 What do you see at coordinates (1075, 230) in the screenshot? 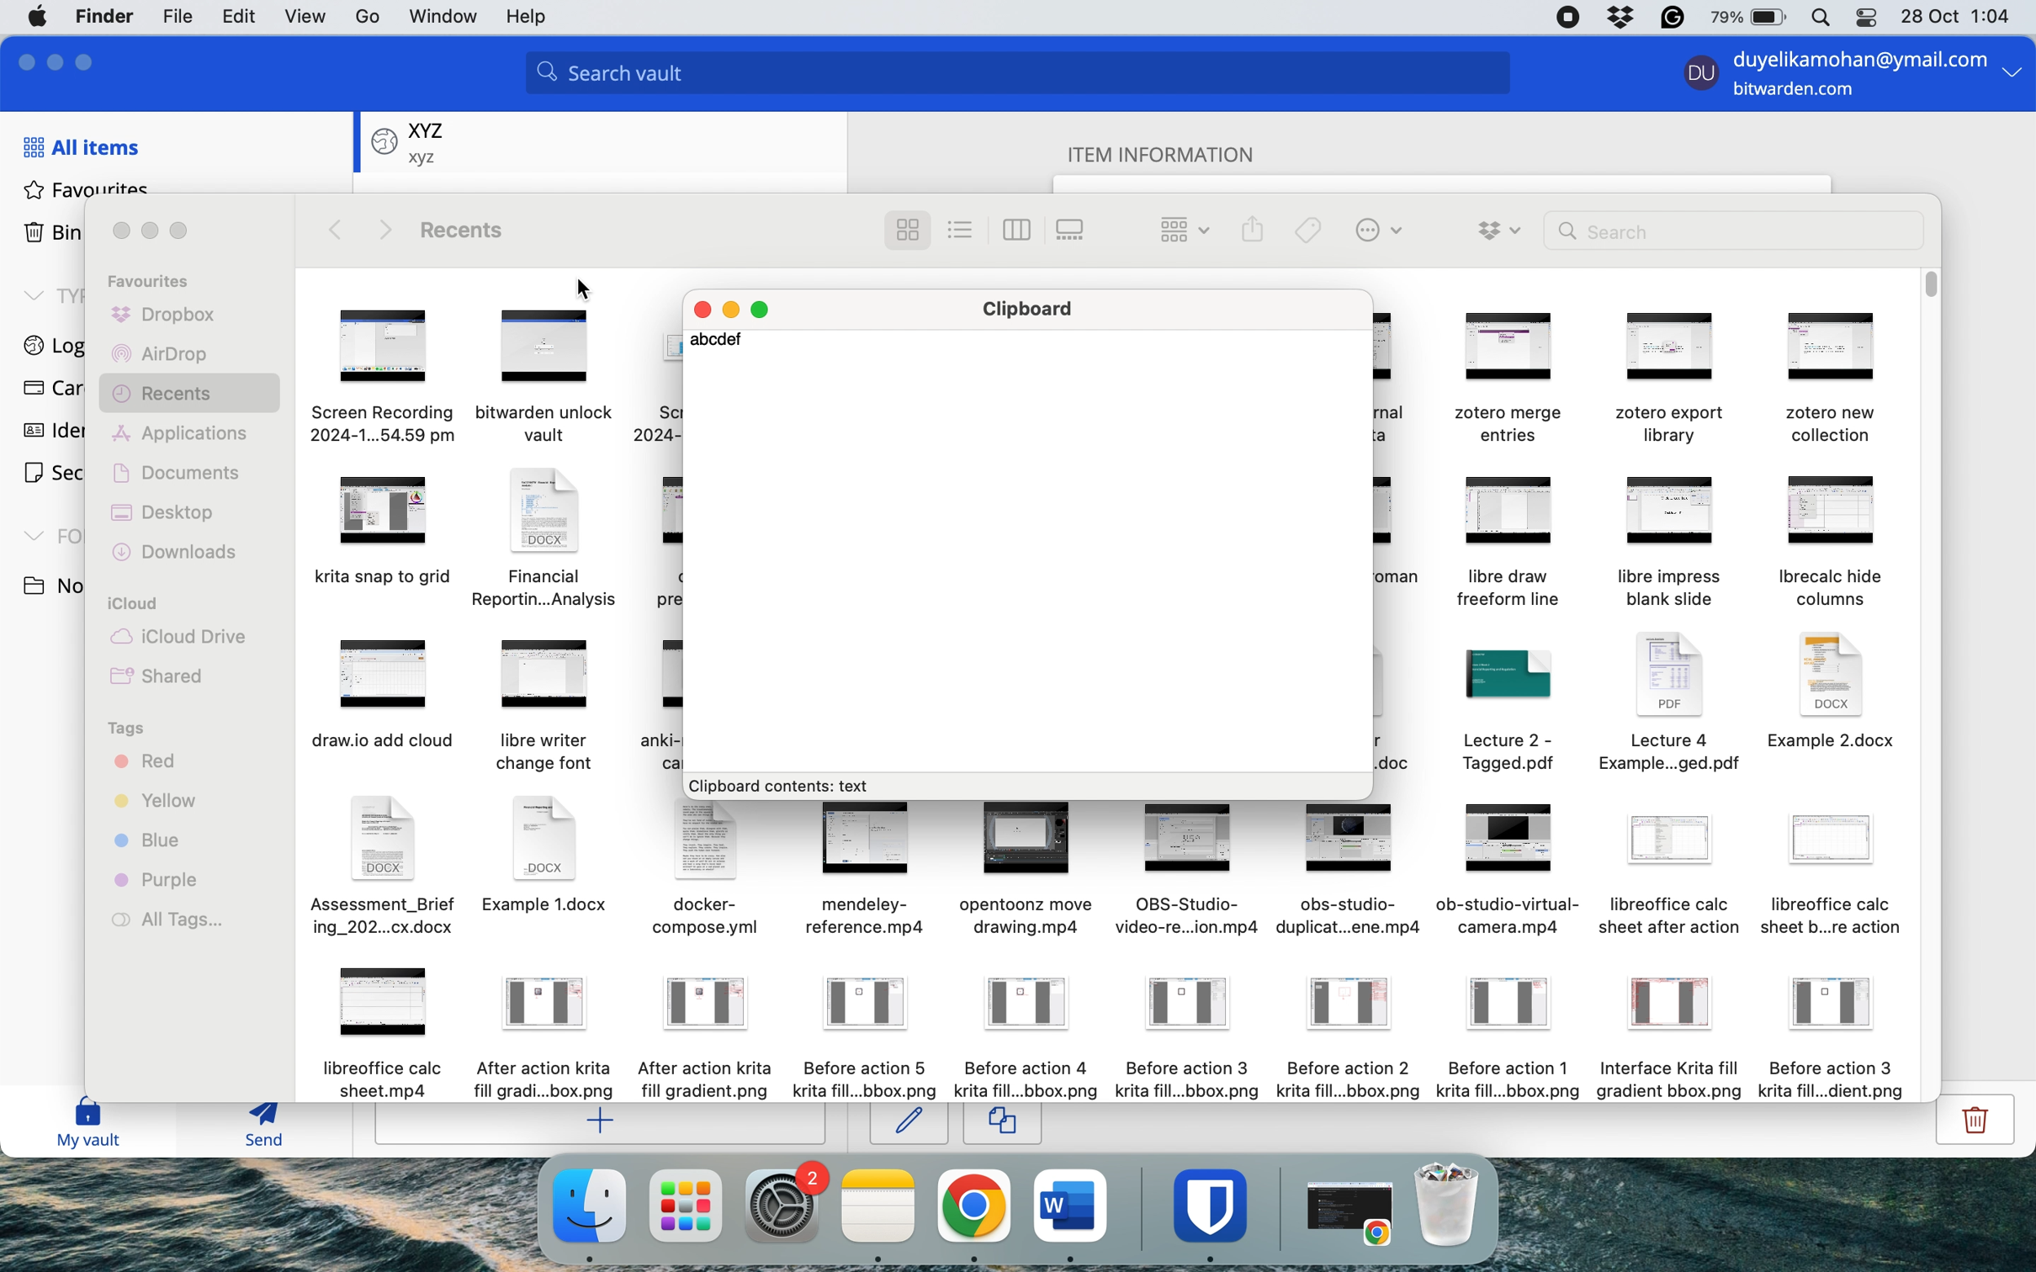
I see `show items as gallery` at bounding box center [1075, 230].